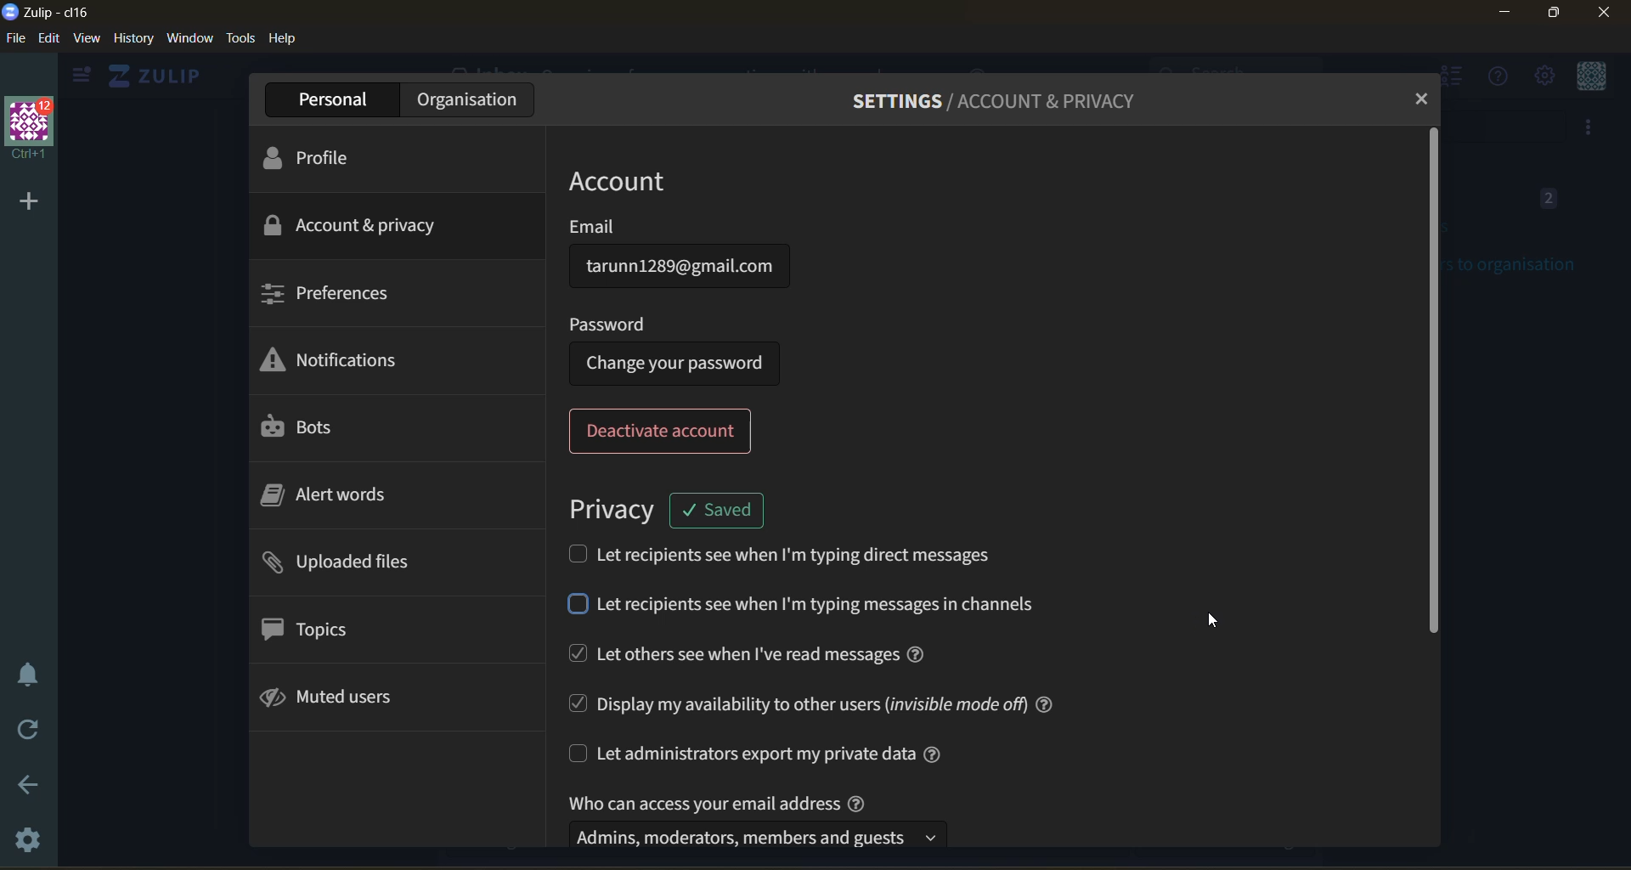 The image size is (1631, 870). I want to click on show left sidebar, so click(78, 76).